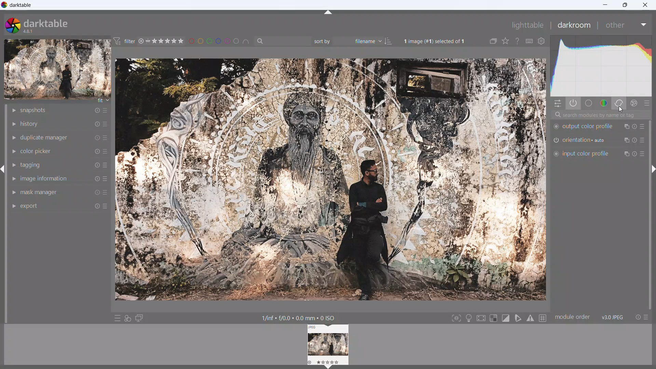  What do you see at coordinates (20, 5) in the screenshot?
I see `title` at bounding box center [20, 5].